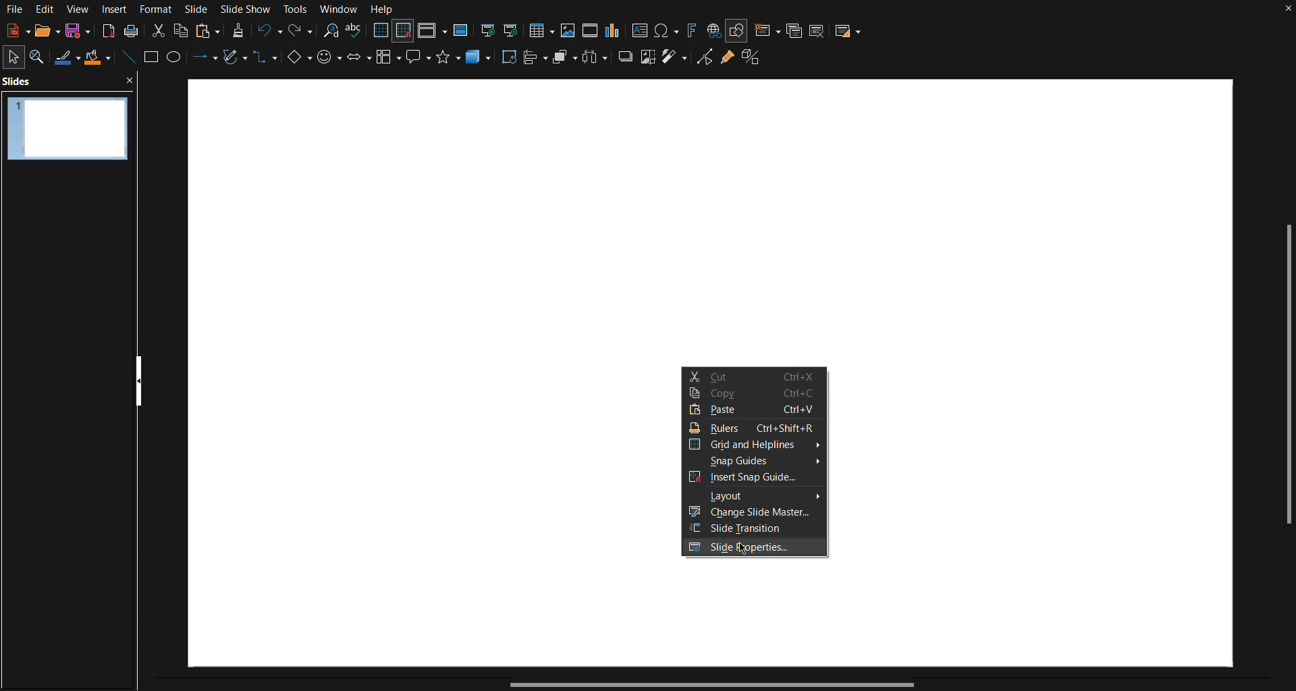  Describe the element at coordinates (106, 31) in the screenshot. I see `Export PDF` at that location.